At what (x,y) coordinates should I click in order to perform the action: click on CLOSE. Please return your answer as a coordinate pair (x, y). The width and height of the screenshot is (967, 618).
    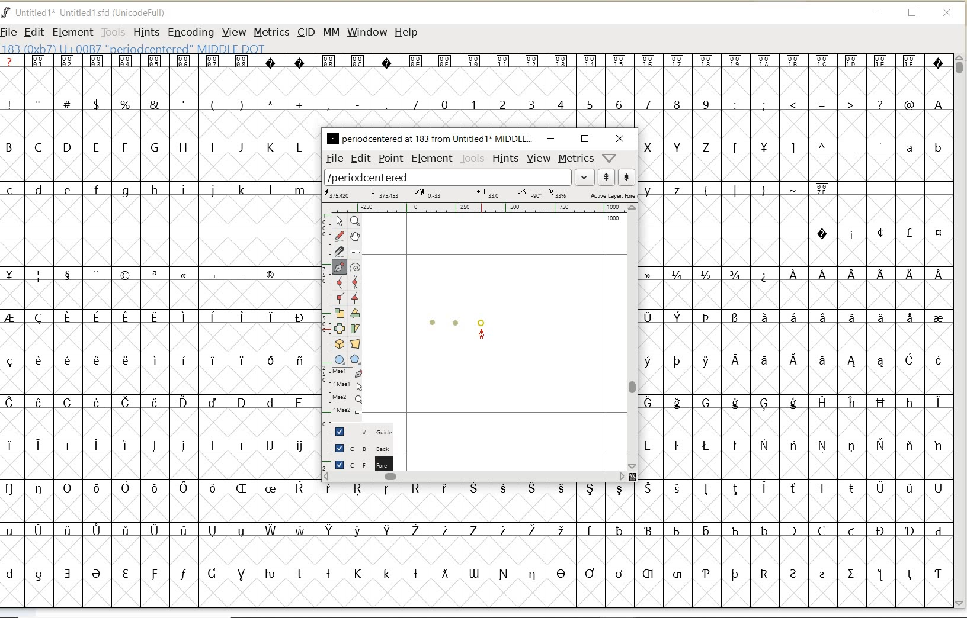
    Looking at the image, I should click on (948, 13).